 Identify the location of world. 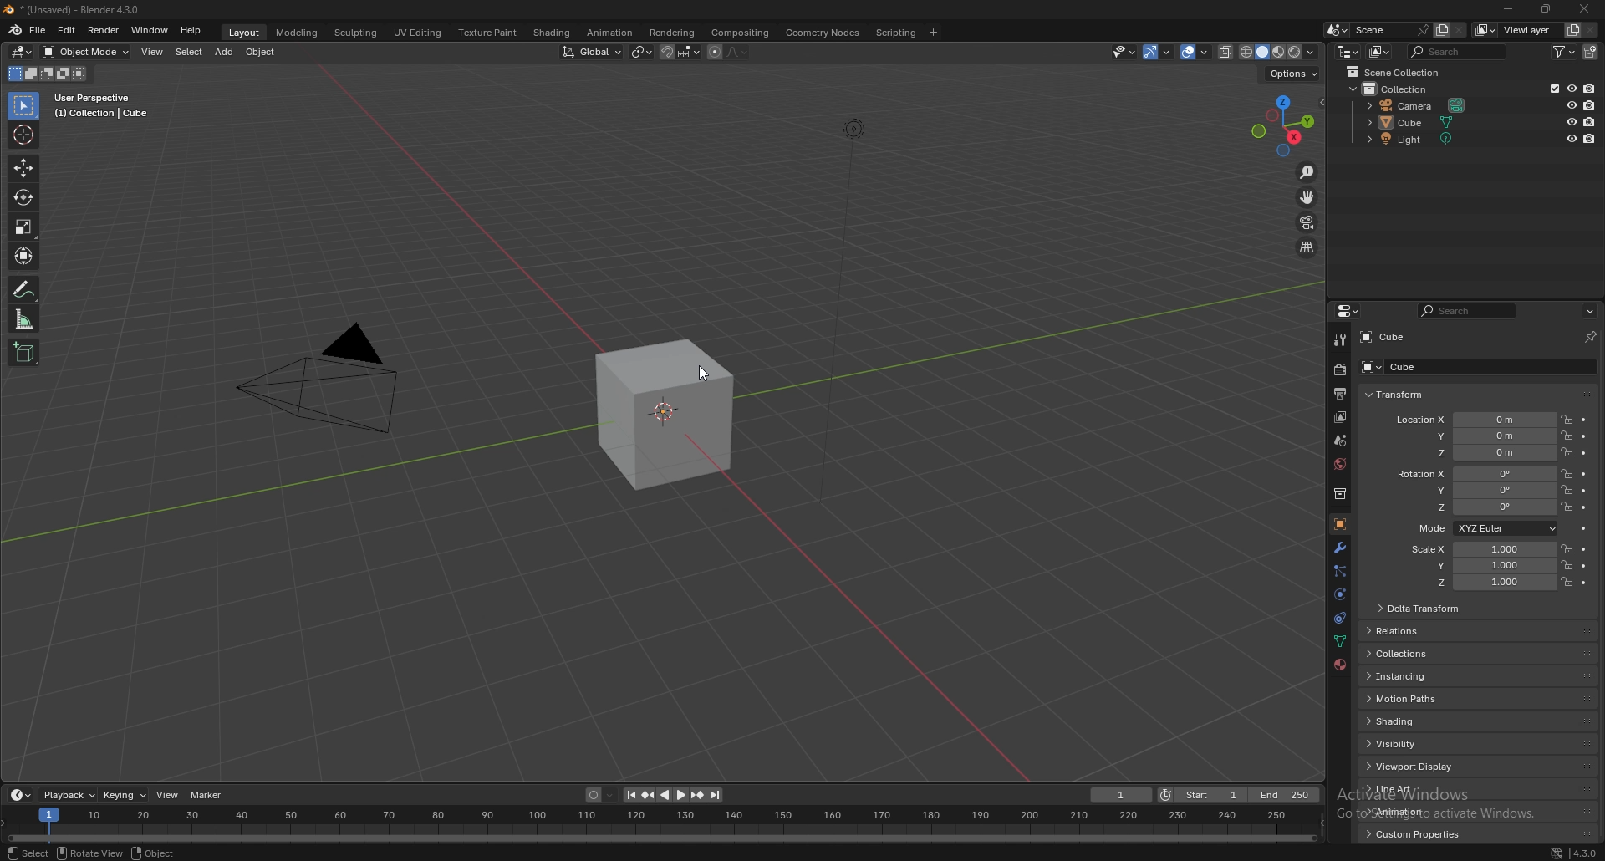
(1339, 463).